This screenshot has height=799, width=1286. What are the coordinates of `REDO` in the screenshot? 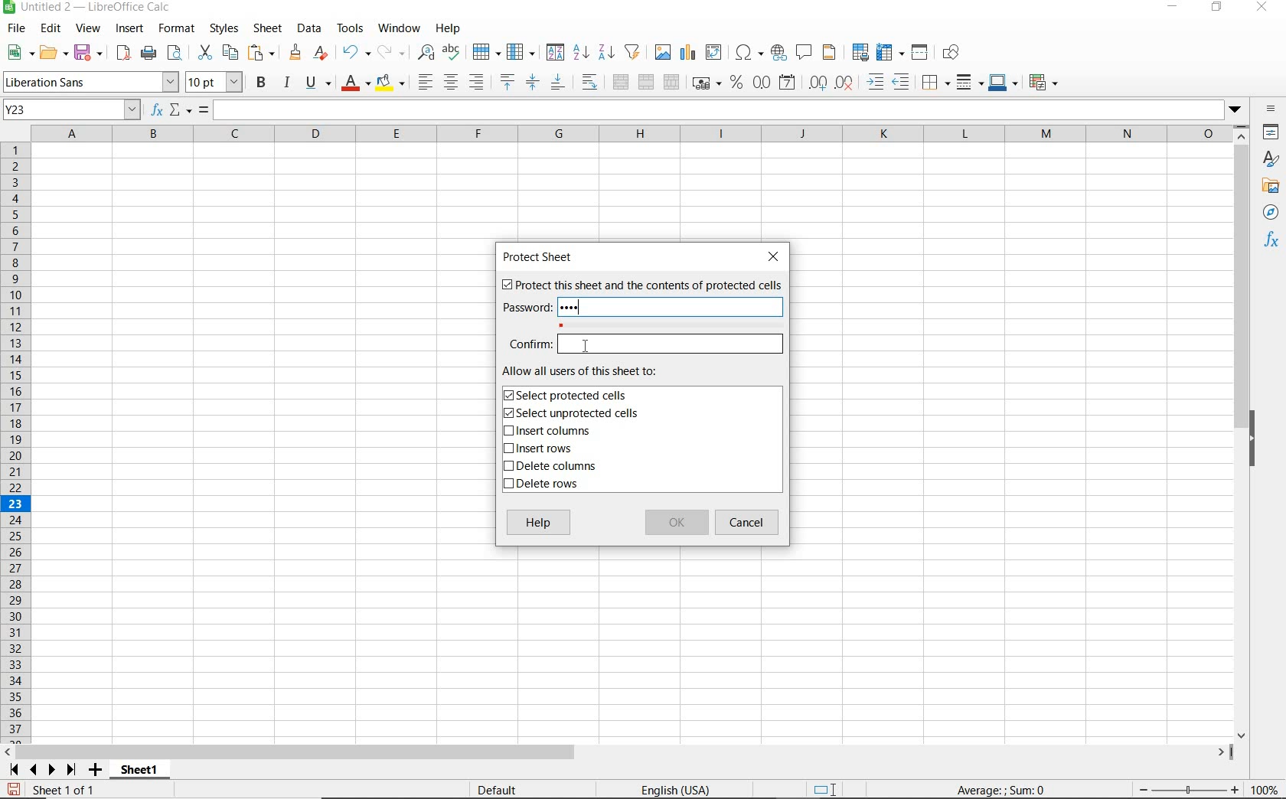 It's located at (390, 51).